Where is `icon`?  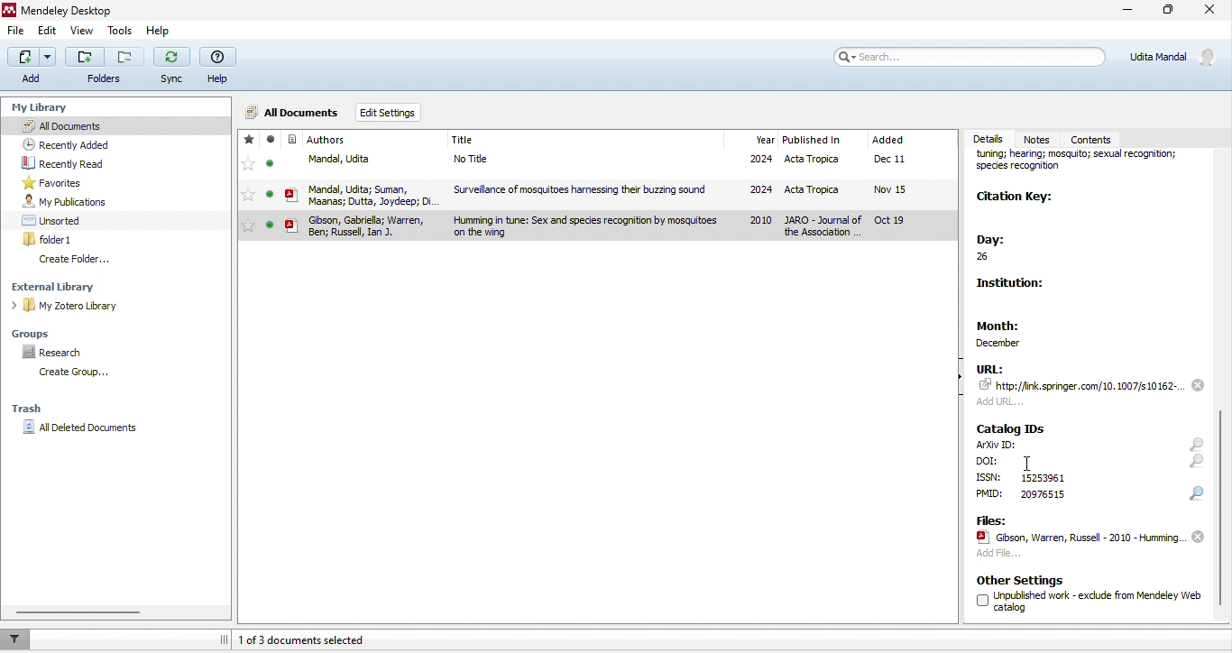 icon is located at coordinates (292, 169).